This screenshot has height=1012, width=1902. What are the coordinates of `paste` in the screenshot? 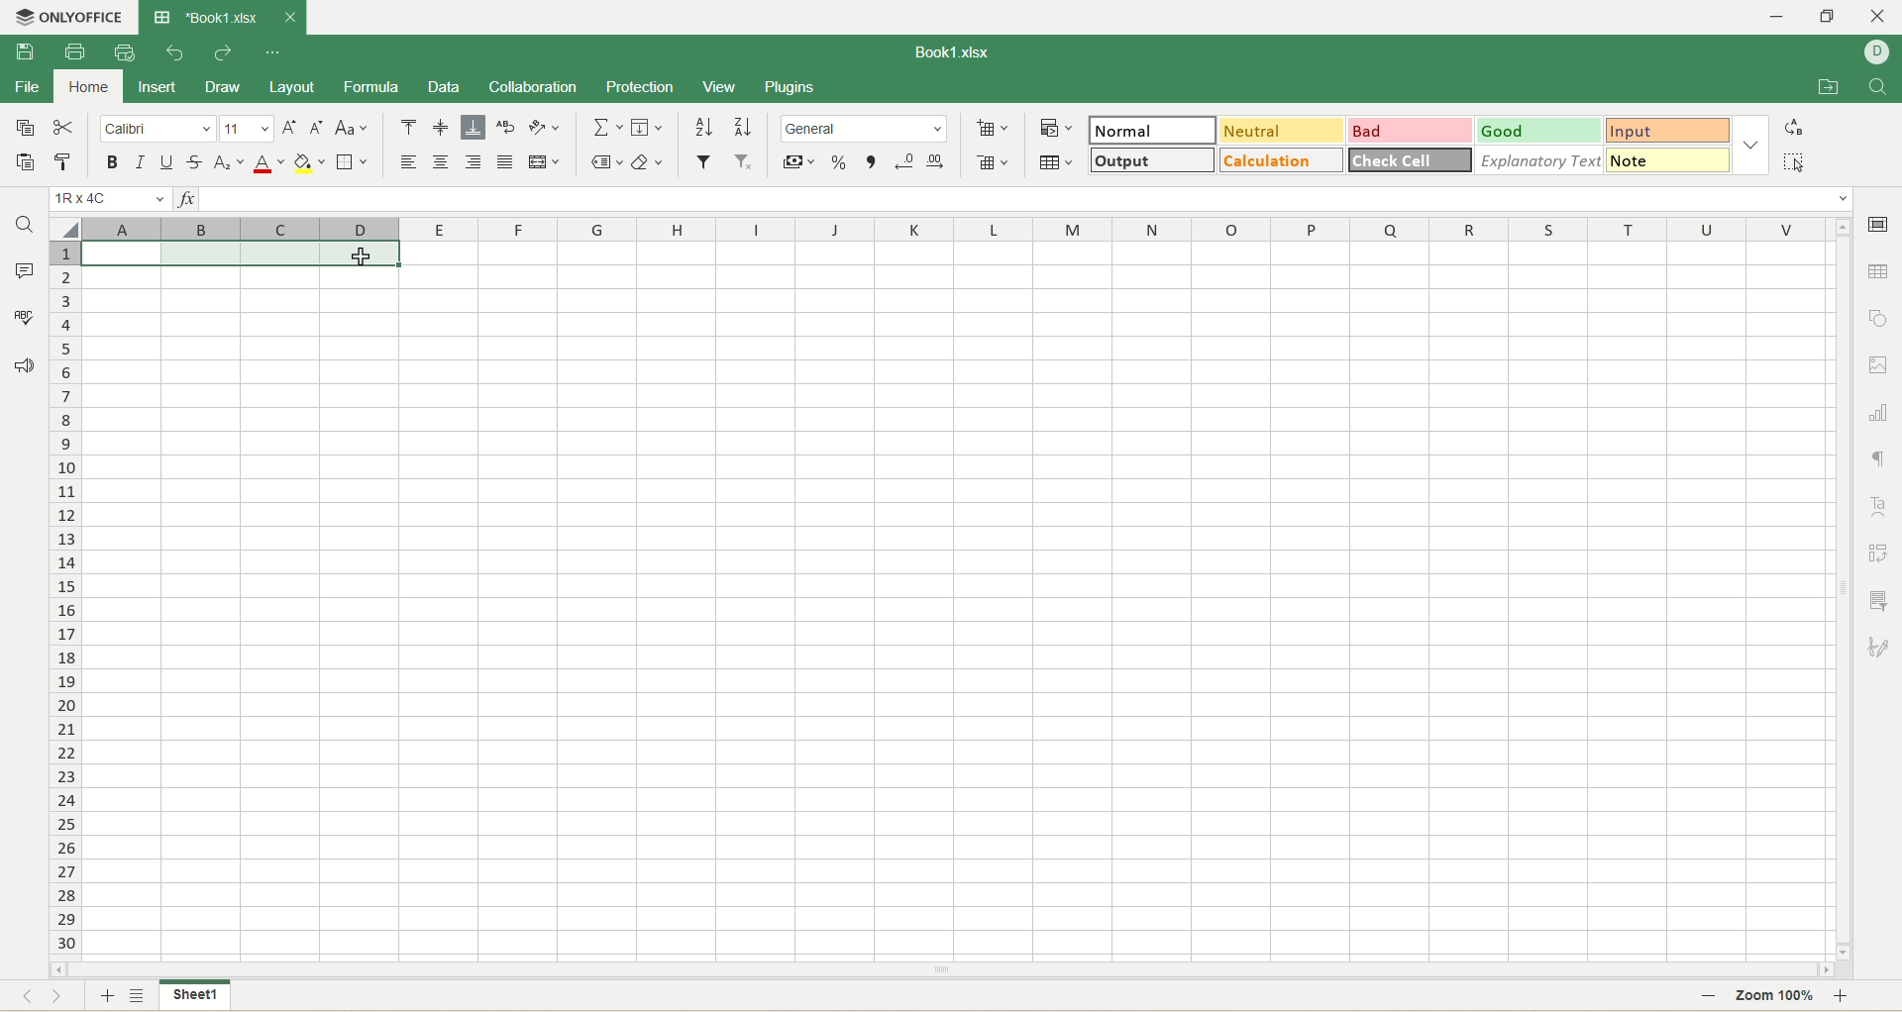 It's located at (27, 161).